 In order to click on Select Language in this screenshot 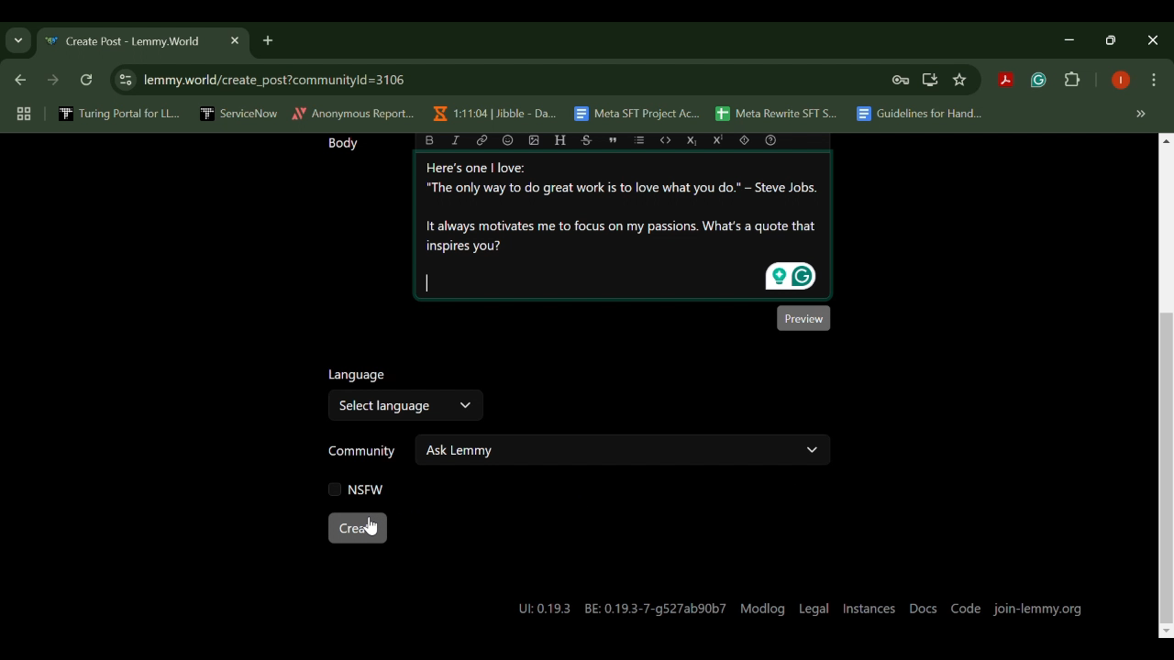, I will do `click(406, 409)`.